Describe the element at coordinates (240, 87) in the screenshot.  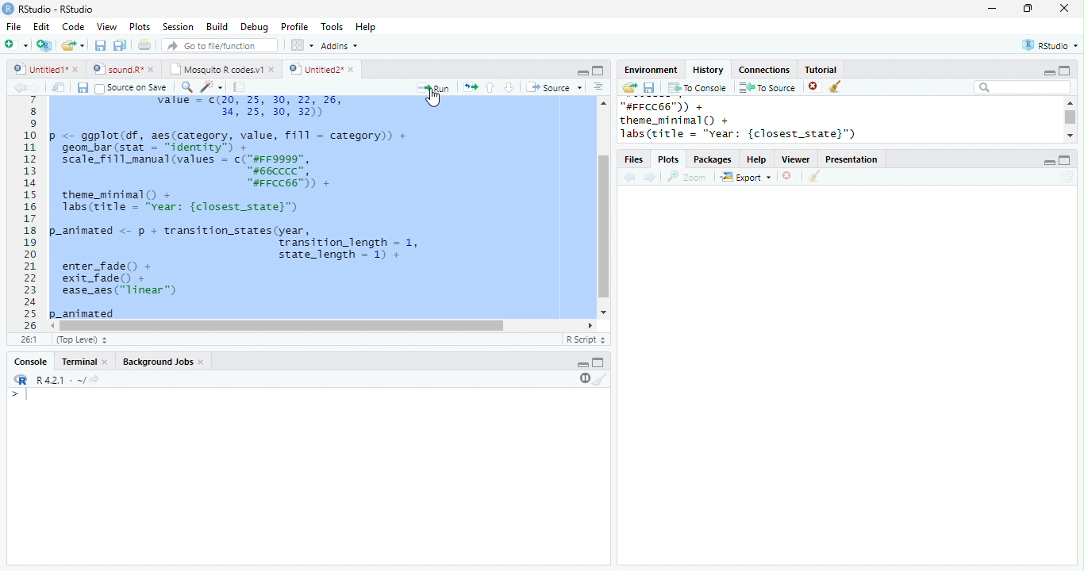
I see `compile report` at that location.